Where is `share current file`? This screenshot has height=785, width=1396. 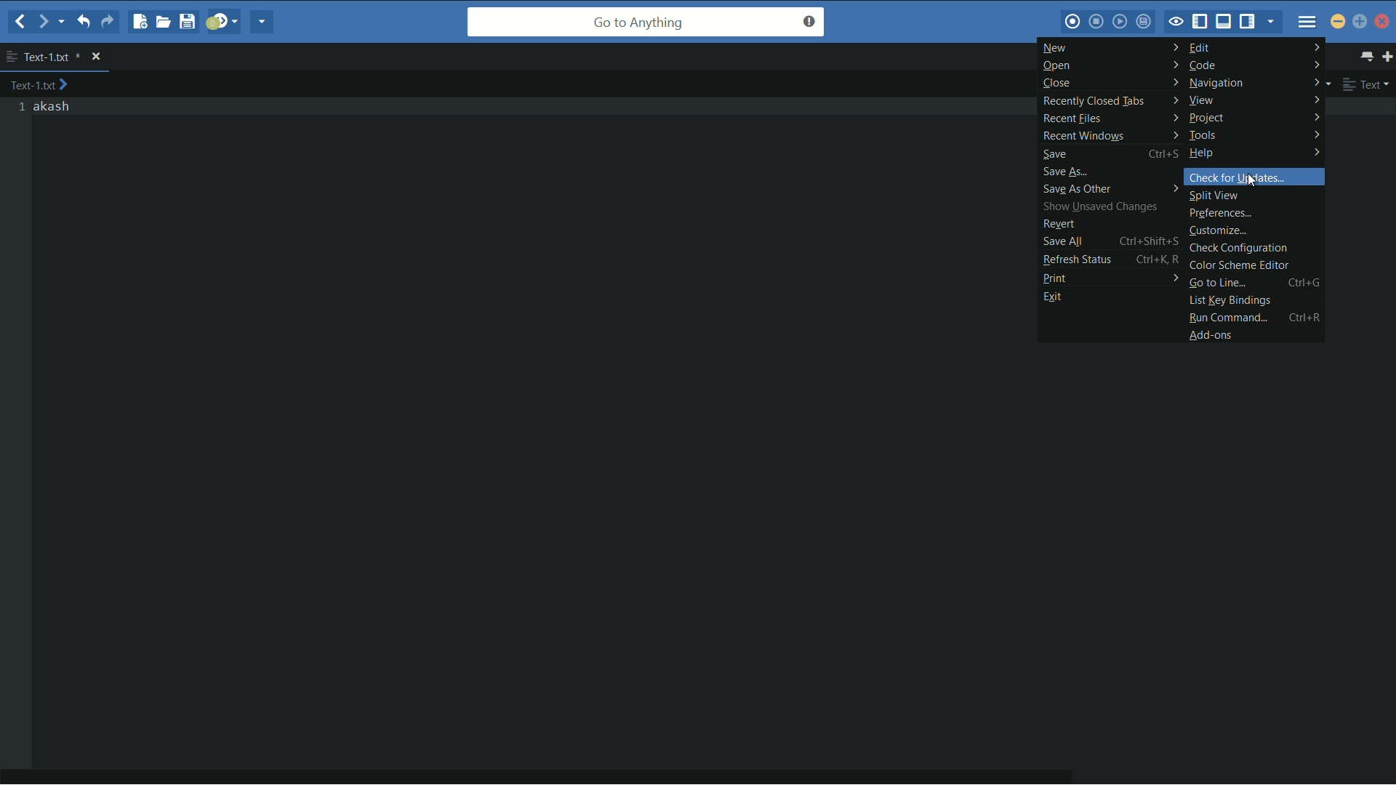
share current file is located at coordinates (261, 22).